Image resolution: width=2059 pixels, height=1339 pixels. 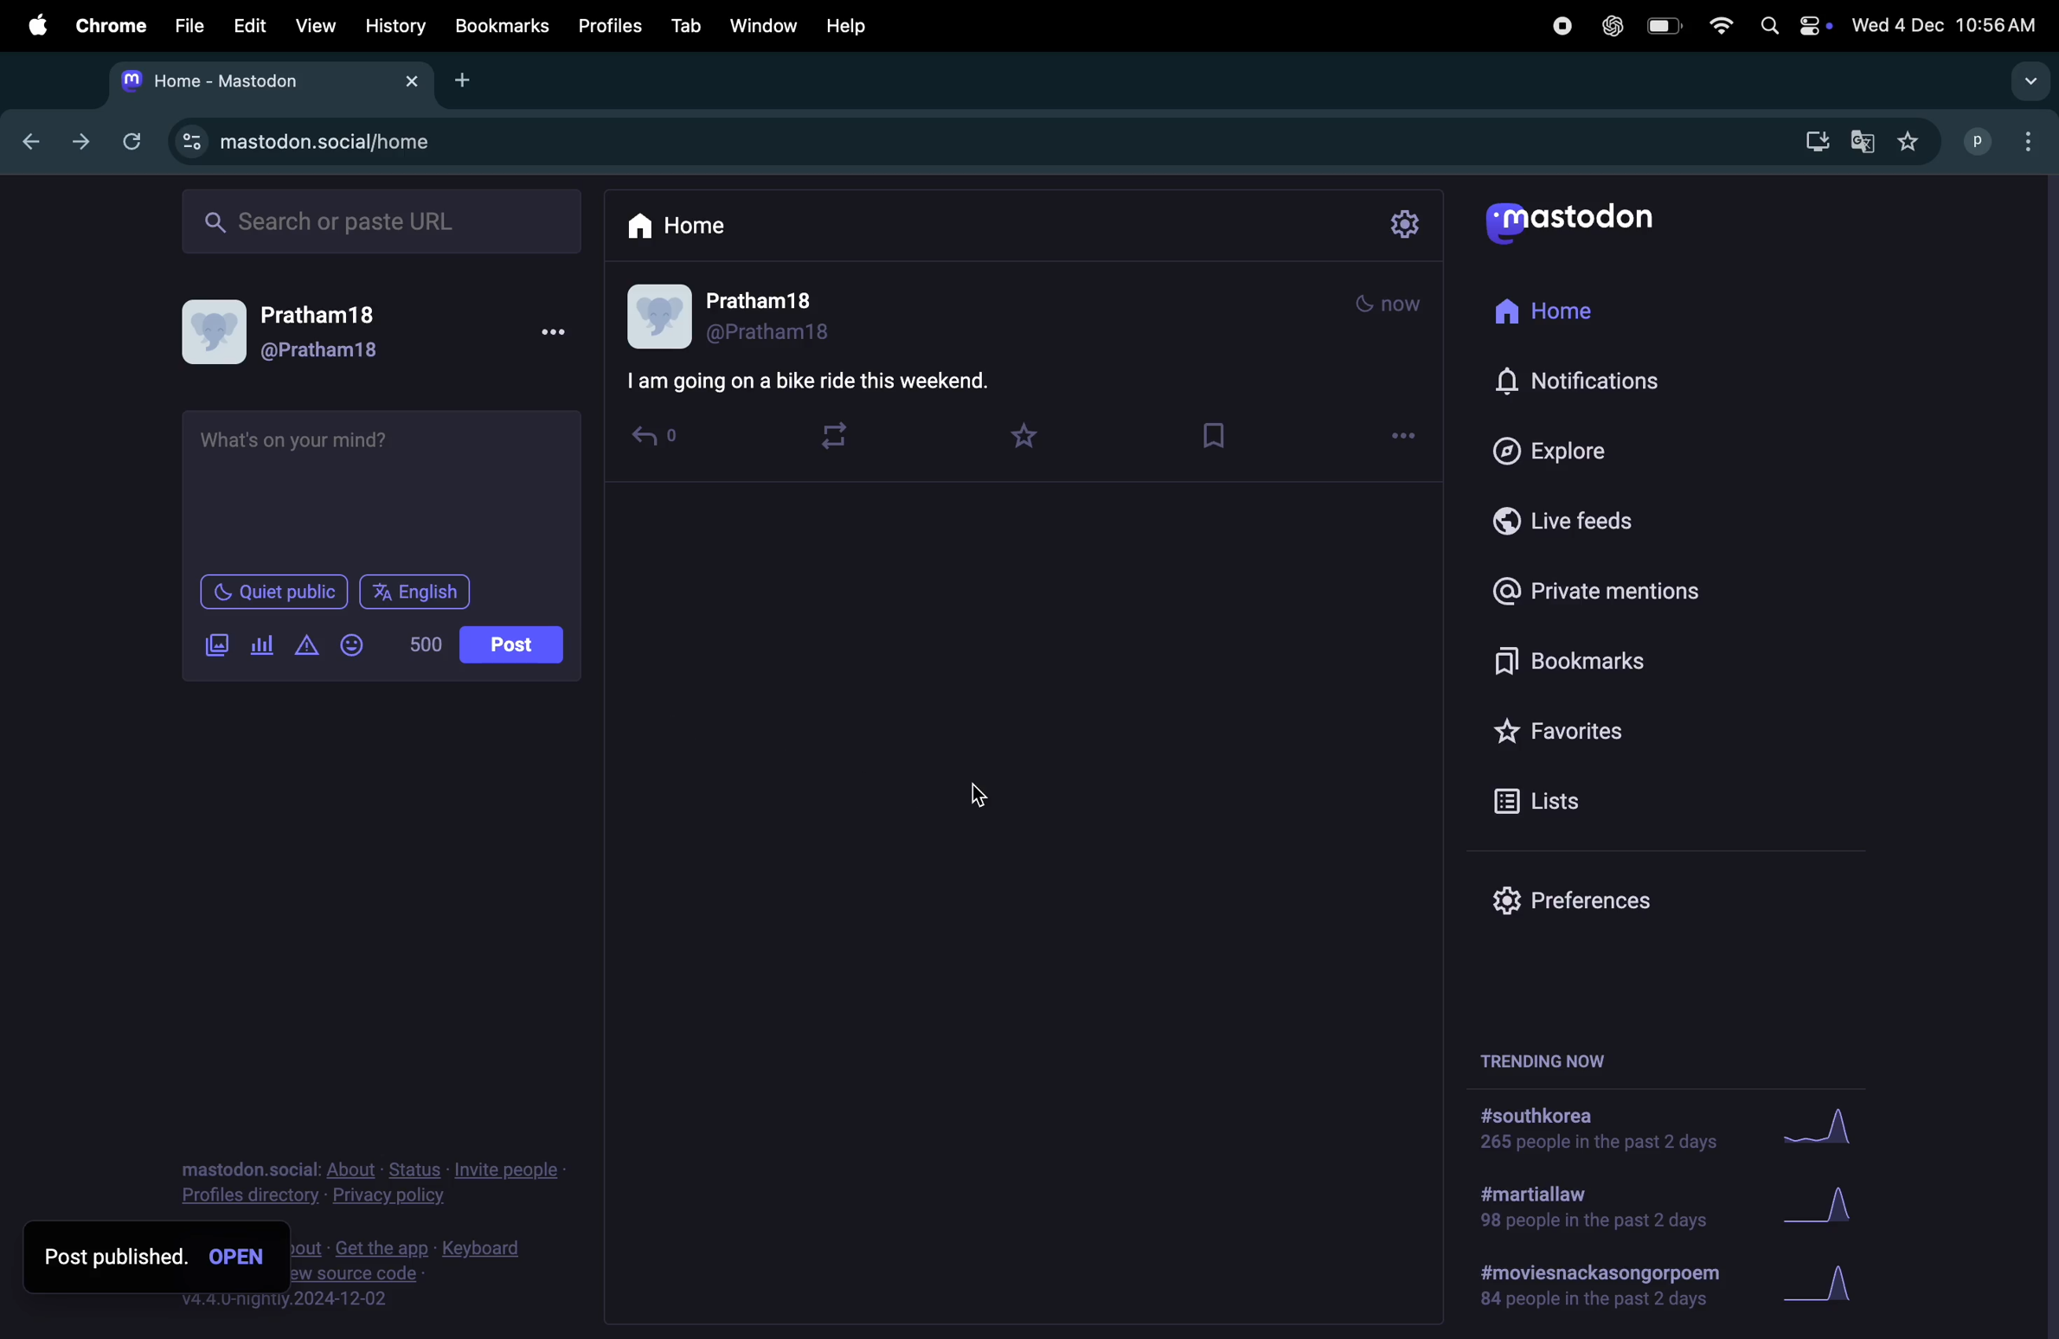 I want to click on Graph, so click(x=1838, y=1286).